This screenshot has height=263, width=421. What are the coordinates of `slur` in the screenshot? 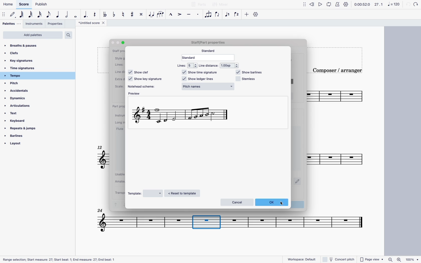 It's located at (161, 15).